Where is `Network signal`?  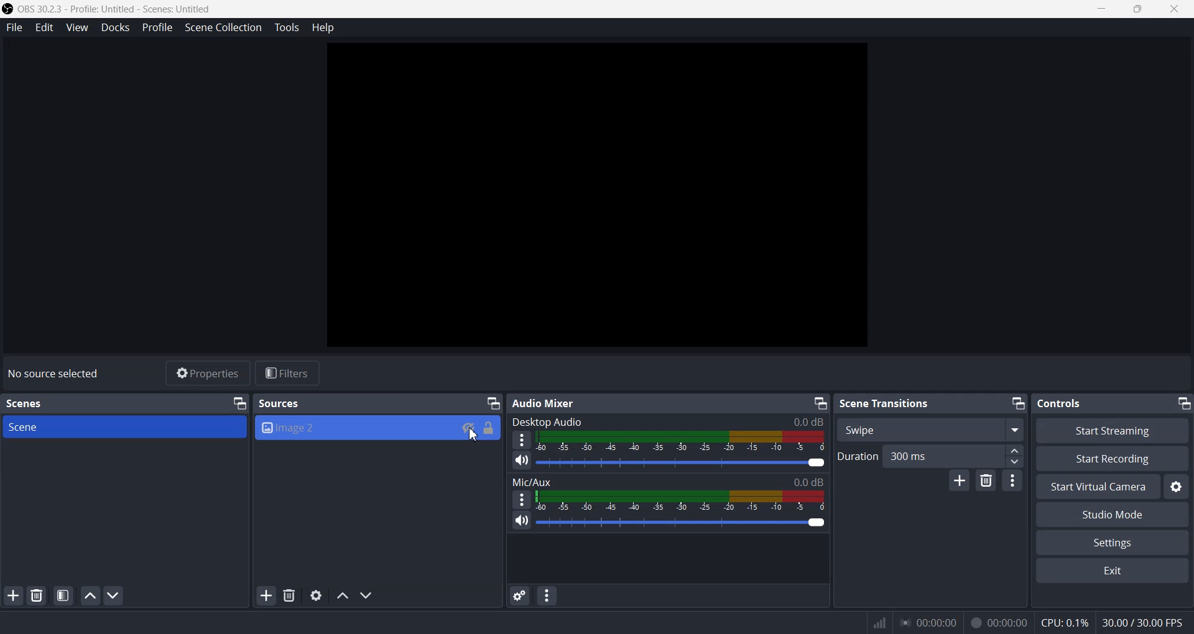
Network signal is located at coordinates (877, 623).